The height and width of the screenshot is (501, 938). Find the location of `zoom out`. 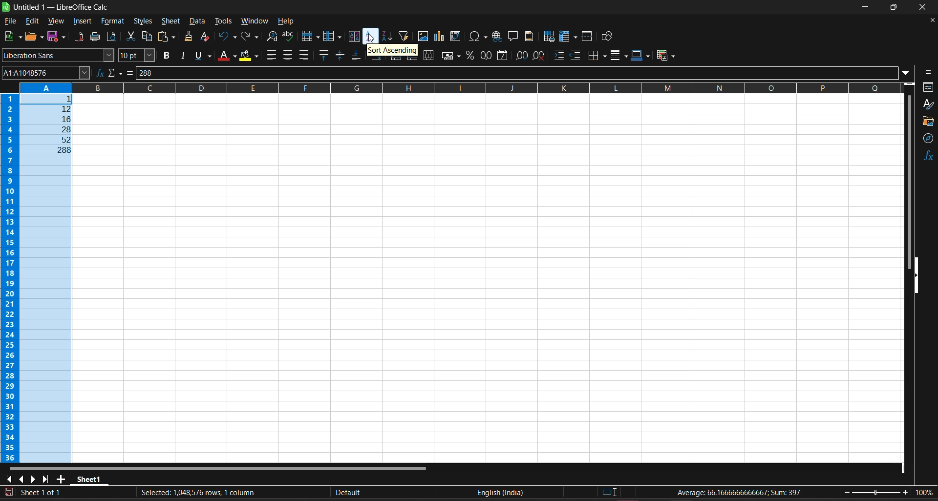

zoom out is located at coordinates (845, 496).